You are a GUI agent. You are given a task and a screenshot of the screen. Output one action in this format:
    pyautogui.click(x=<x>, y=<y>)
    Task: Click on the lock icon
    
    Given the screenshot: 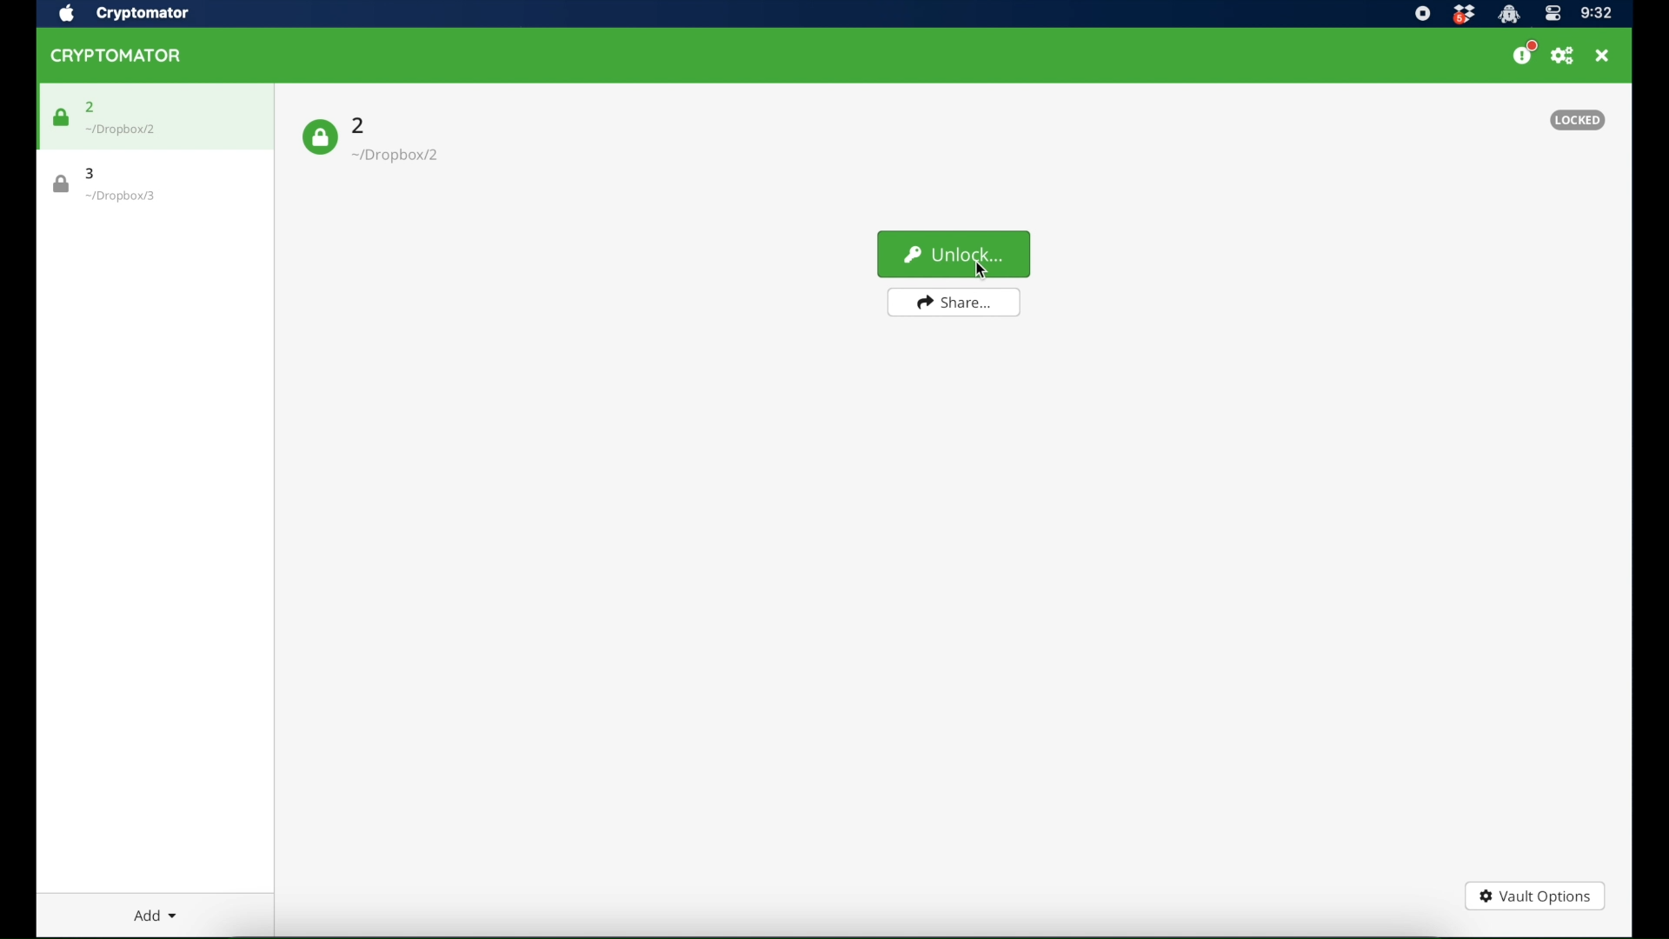 What is the action you would take?
    pyautogui.click(x=61, y=117)
    